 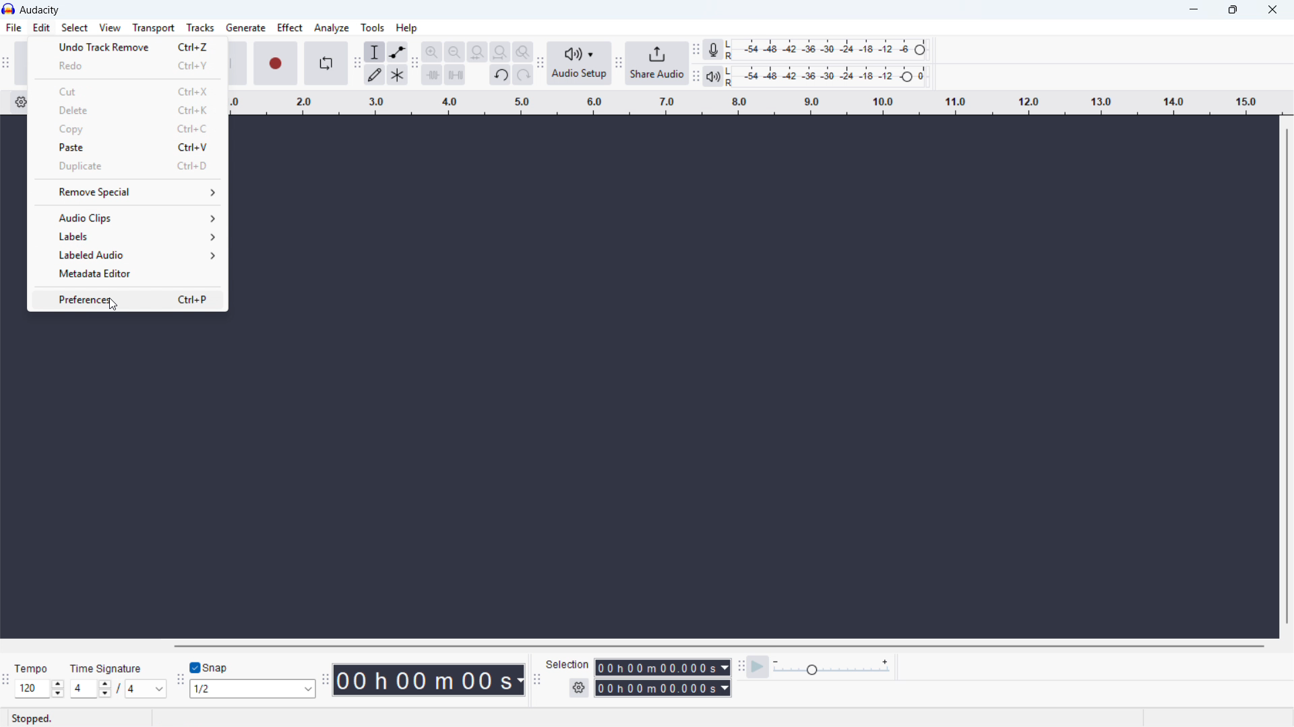 I want to click on effect, so click(x=289, y=27).